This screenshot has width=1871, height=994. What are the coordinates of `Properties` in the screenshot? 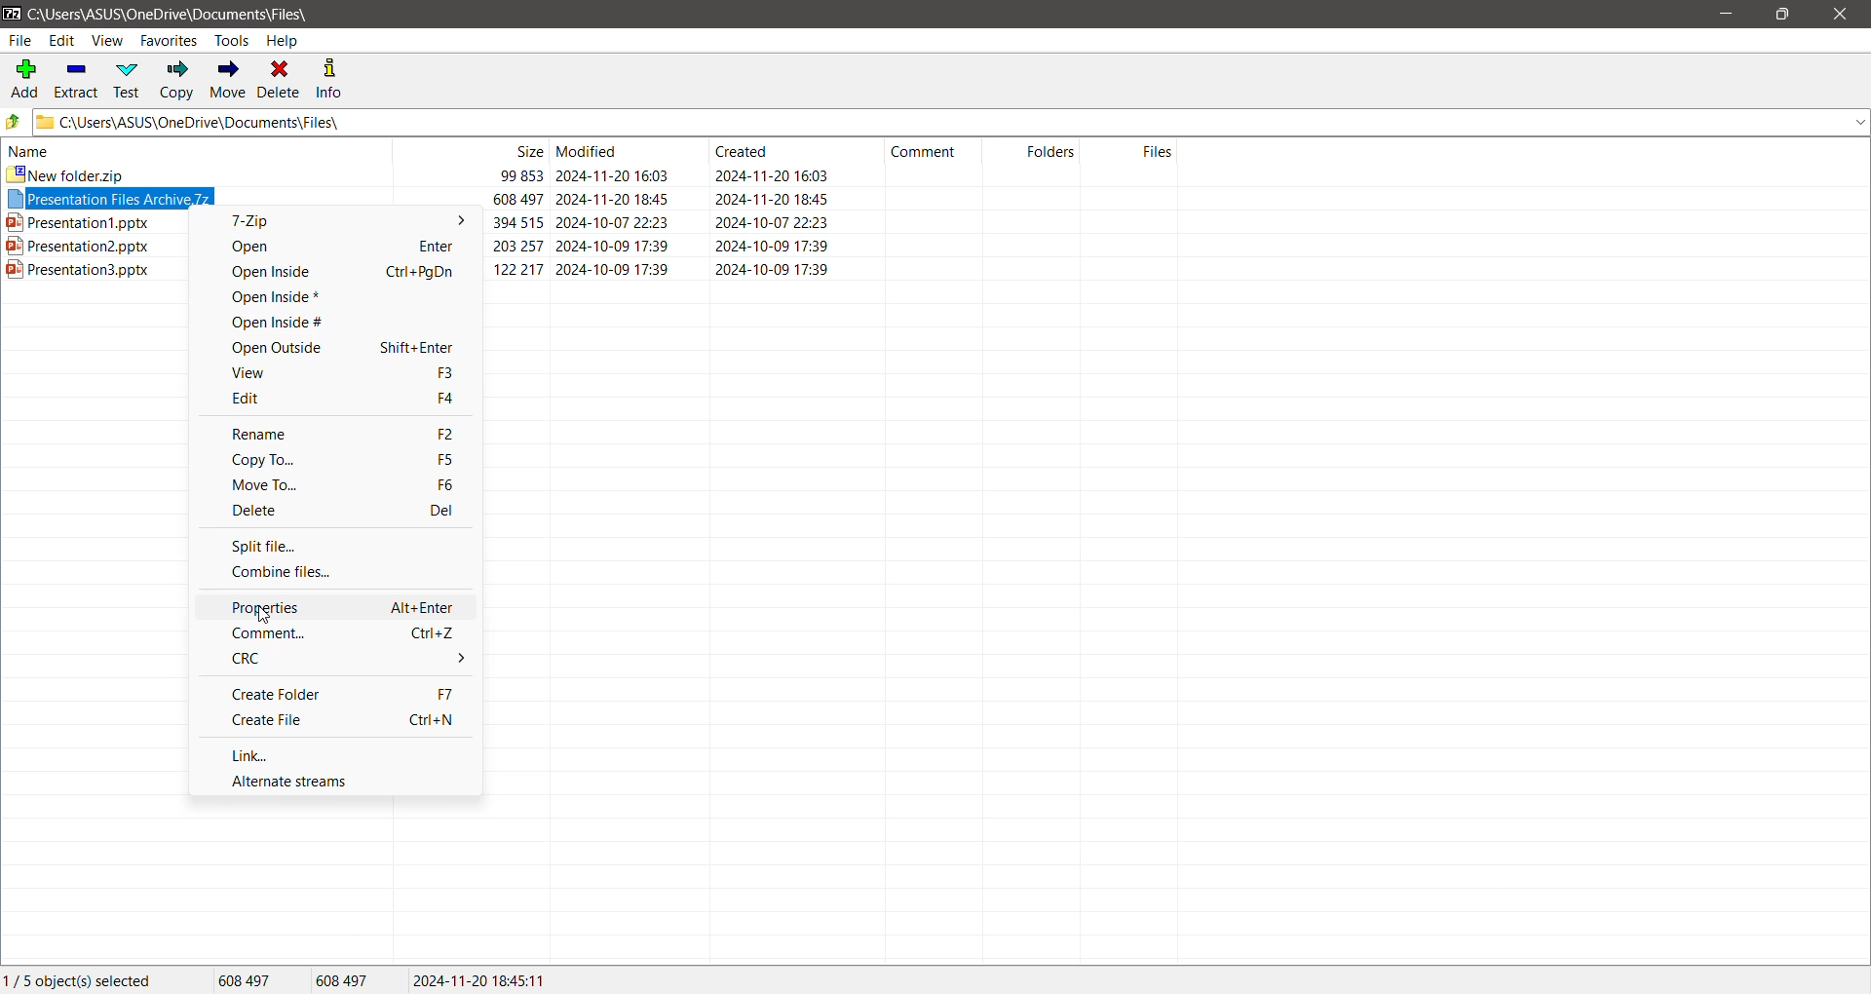 It's located at (277, 607).